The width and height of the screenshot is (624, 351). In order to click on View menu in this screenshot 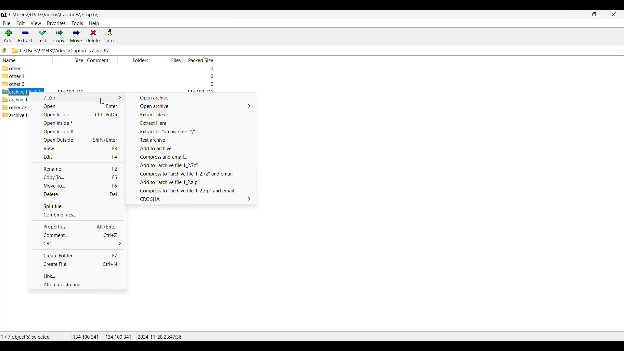, I will do `click(36, 23)`.